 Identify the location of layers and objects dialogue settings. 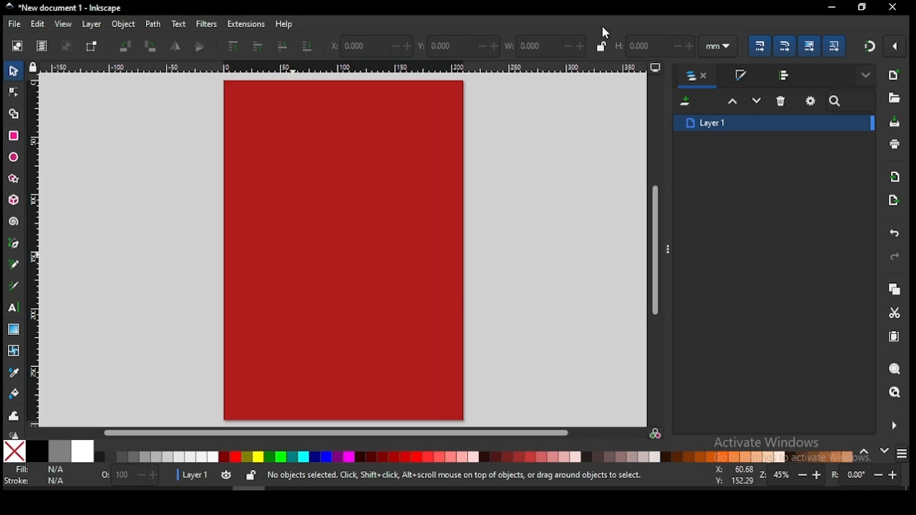
(811, 101).